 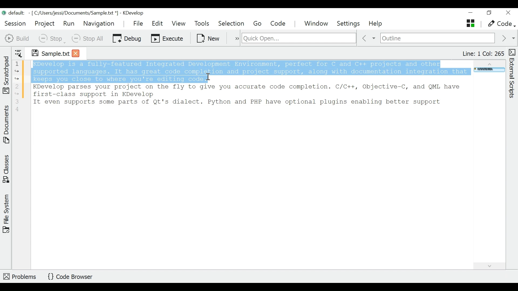 I want to click on Scroll down, so click(x=489, y=265).